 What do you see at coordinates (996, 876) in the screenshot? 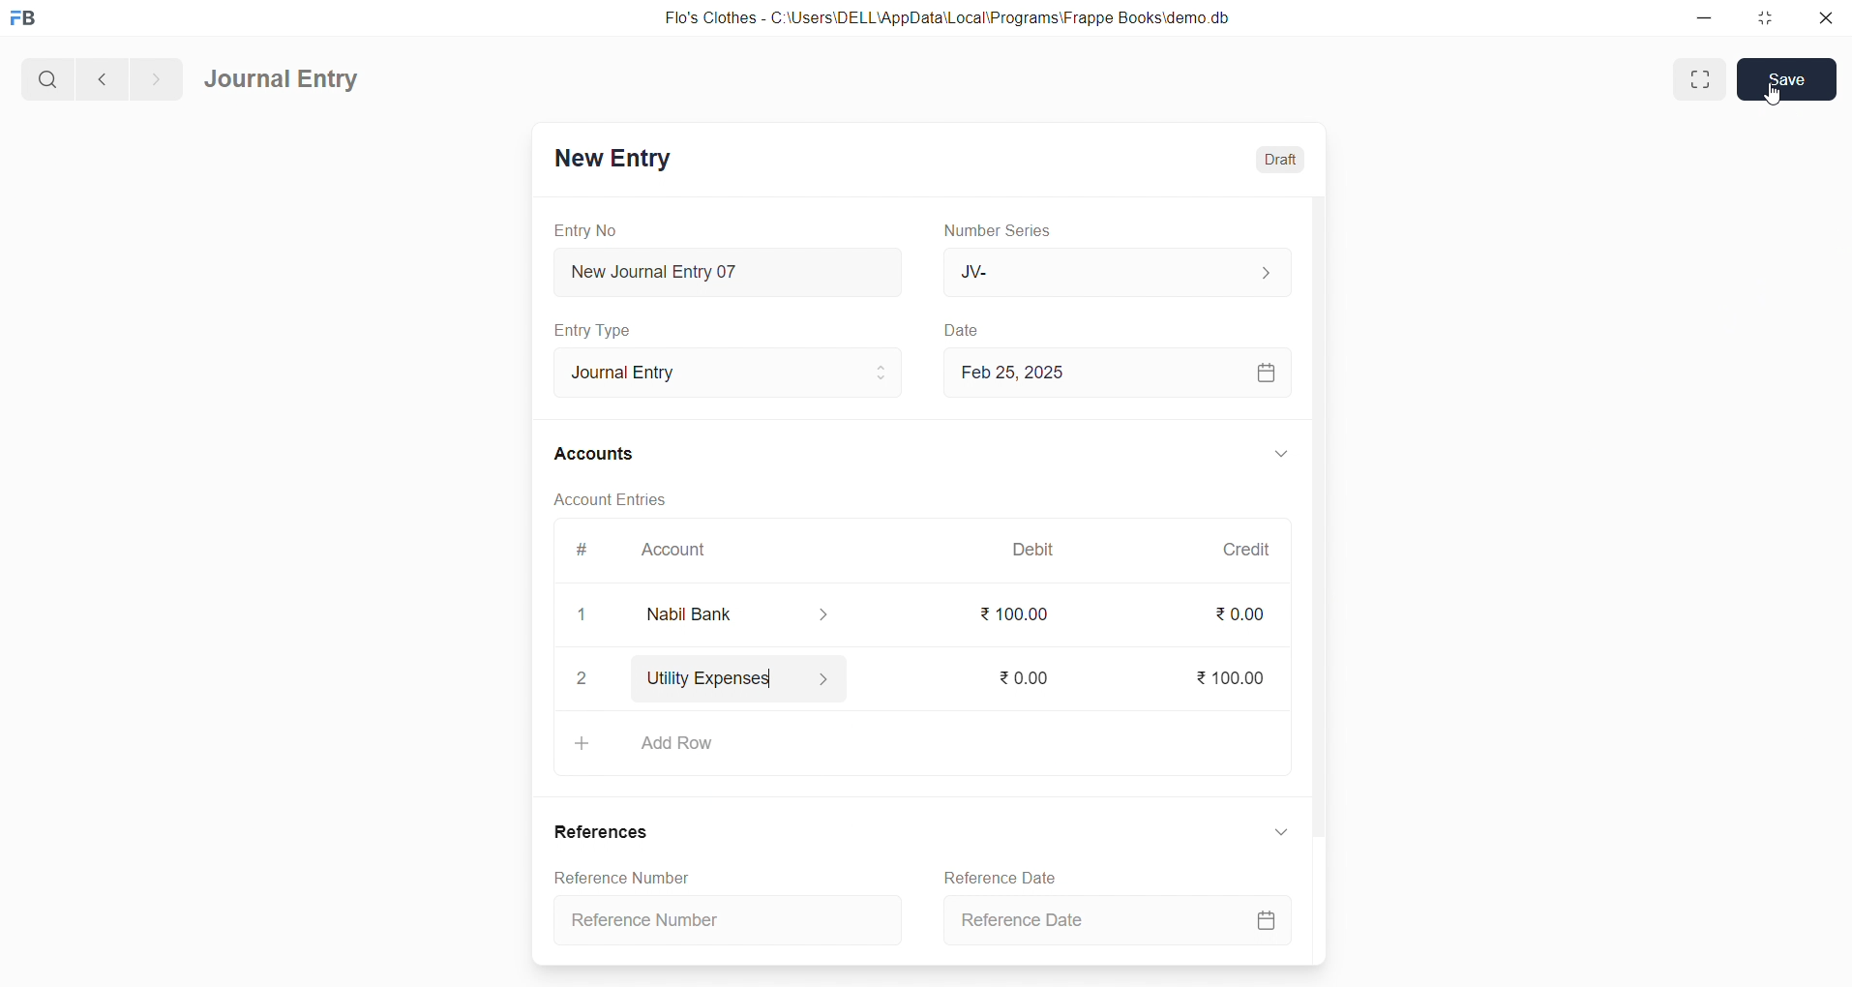
I see `Reference Date` at bounding box center [996, 876].